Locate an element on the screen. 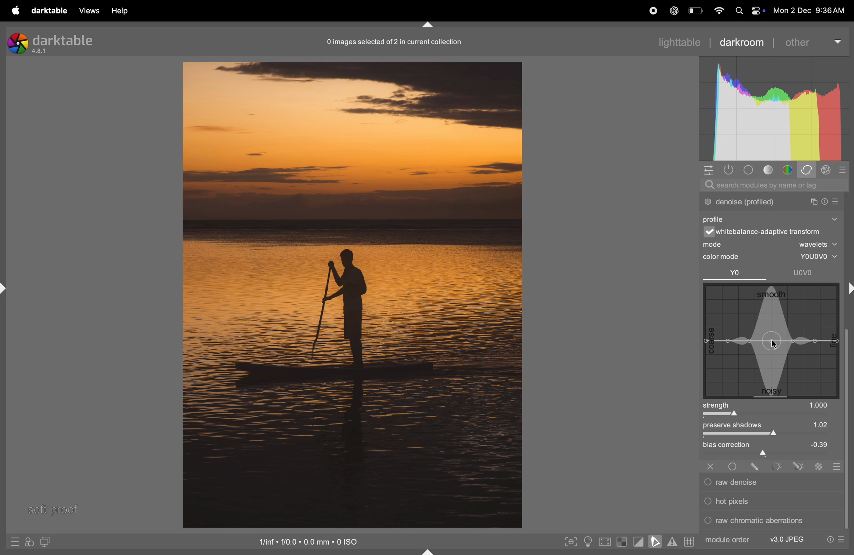 This screenshot has width=854, height=555. toggle indication for raw exposure is located at coordinates (622, 542).